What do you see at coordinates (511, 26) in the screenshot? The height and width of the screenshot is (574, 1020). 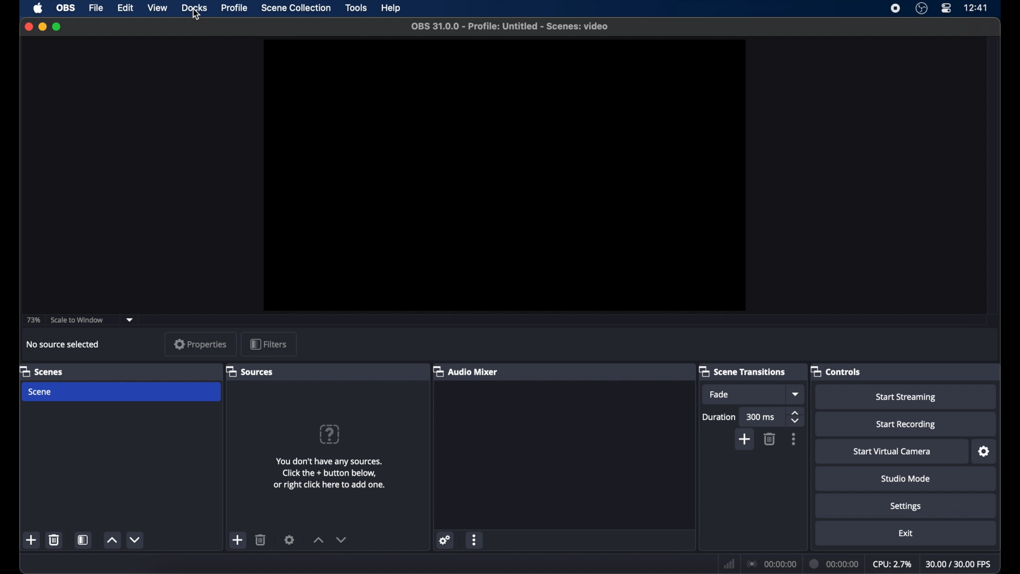 I see `OBS 31.0.0 - Profile: Untitled - Scenes: video` at bounding box center [511, 26].